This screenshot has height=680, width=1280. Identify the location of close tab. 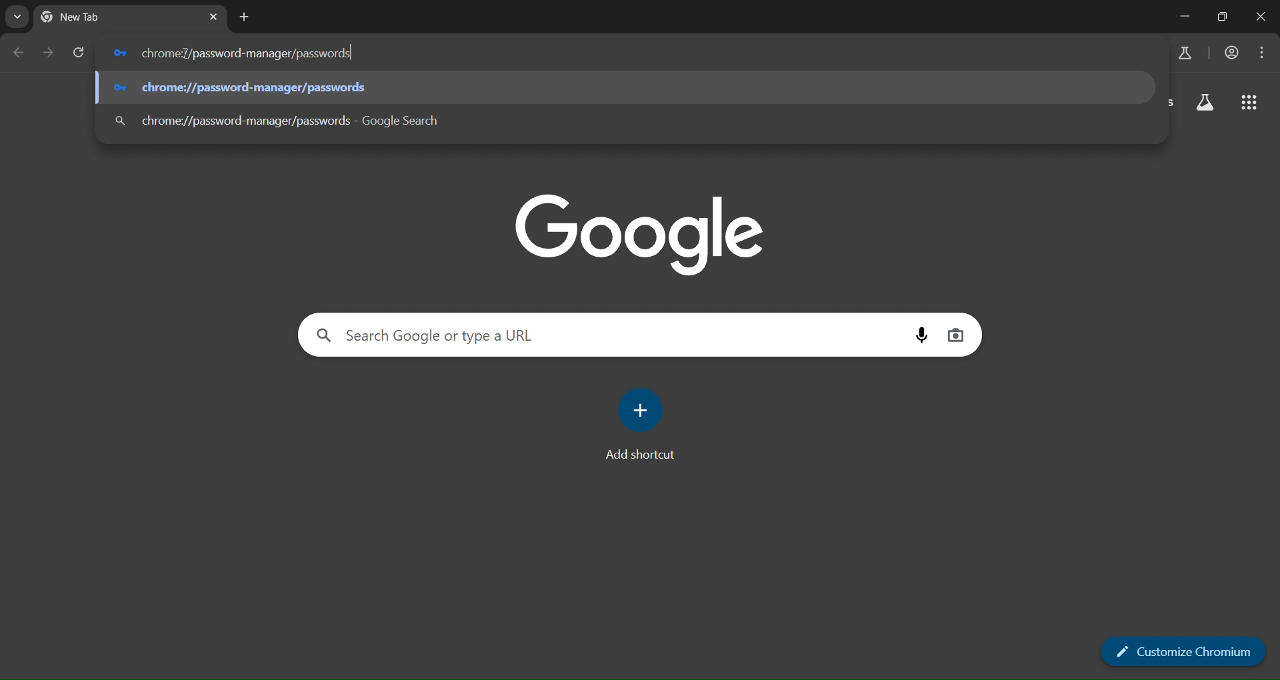
(215, 19).